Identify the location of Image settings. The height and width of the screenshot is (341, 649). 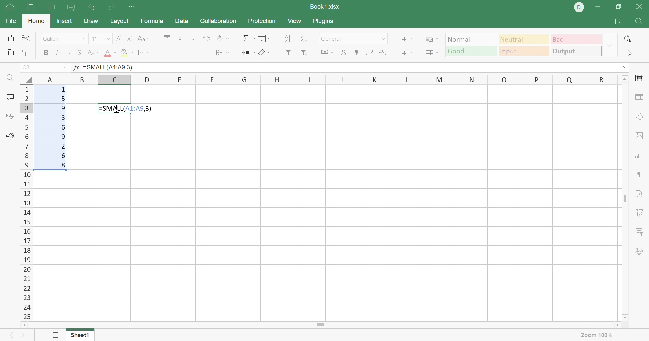
(638, 137).